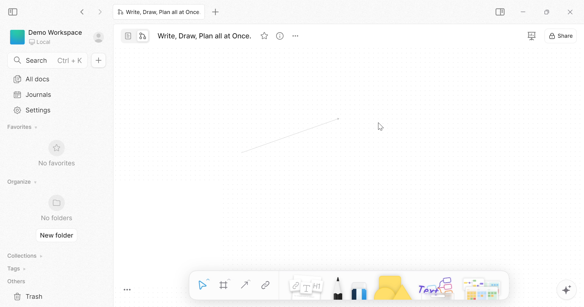 This screenshot has width=584, height=307. Describe the element at coordinates (57, 235) in the screenshot. I see `New folder` at that location.